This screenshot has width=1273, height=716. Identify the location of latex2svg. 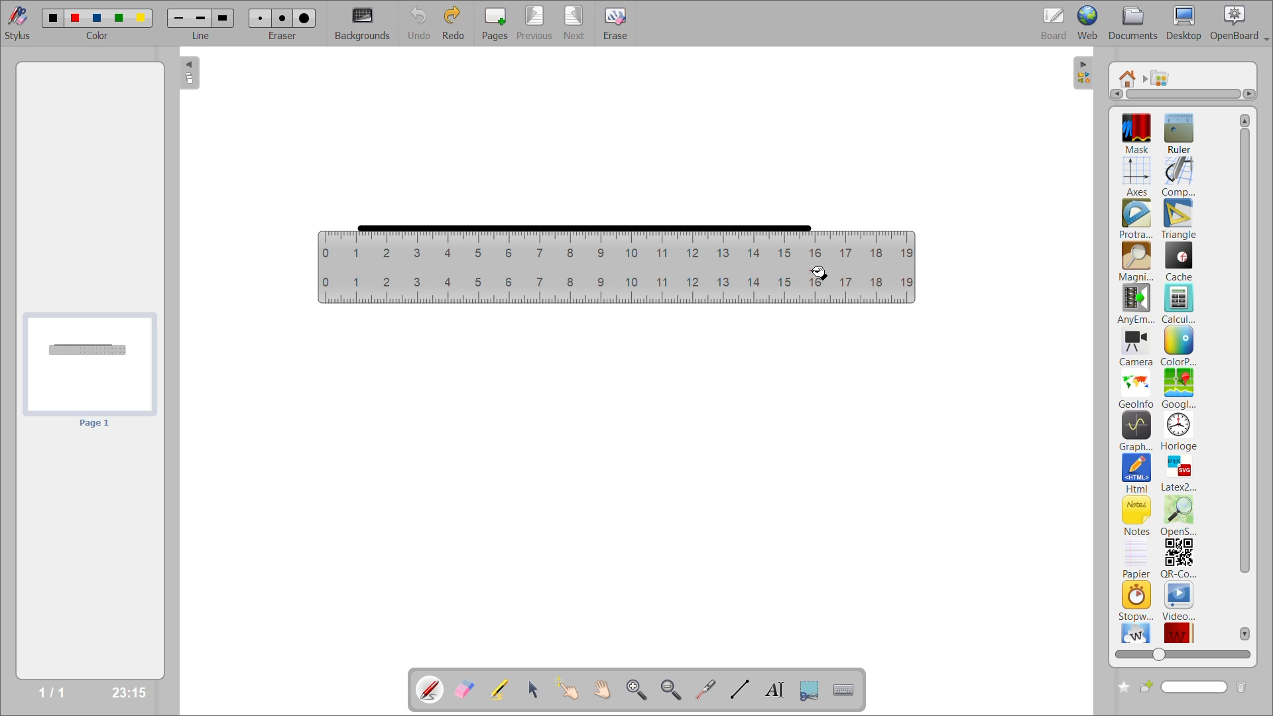
(1179, 473).